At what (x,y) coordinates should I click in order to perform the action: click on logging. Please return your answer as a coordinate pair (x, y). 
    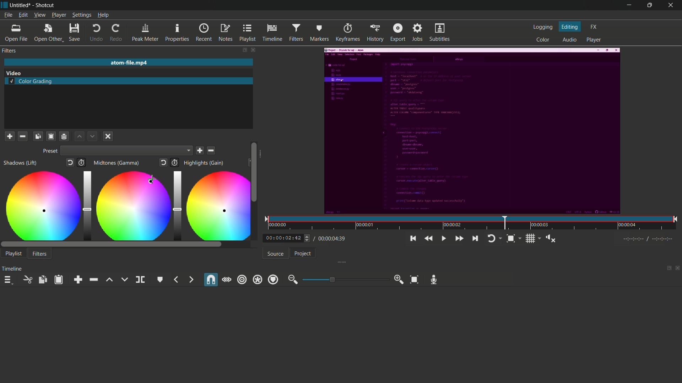
    Looking at the image, I should click on (543, 28).